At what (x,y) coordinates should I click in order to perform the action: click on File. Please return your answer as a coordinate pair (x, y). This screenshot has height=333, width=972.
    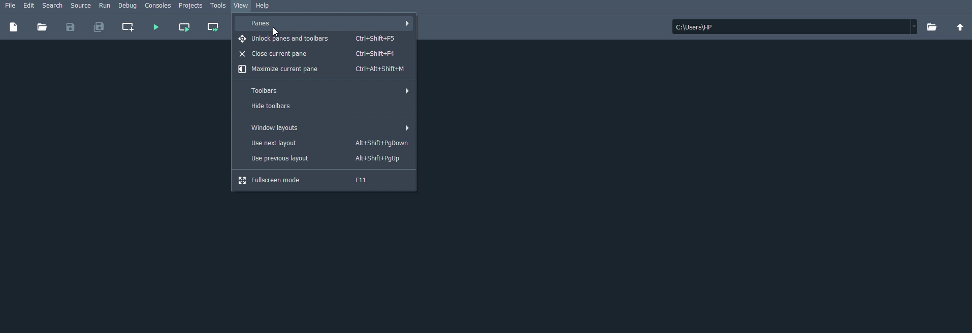
    Looking at the image, I should click on (9, 5).